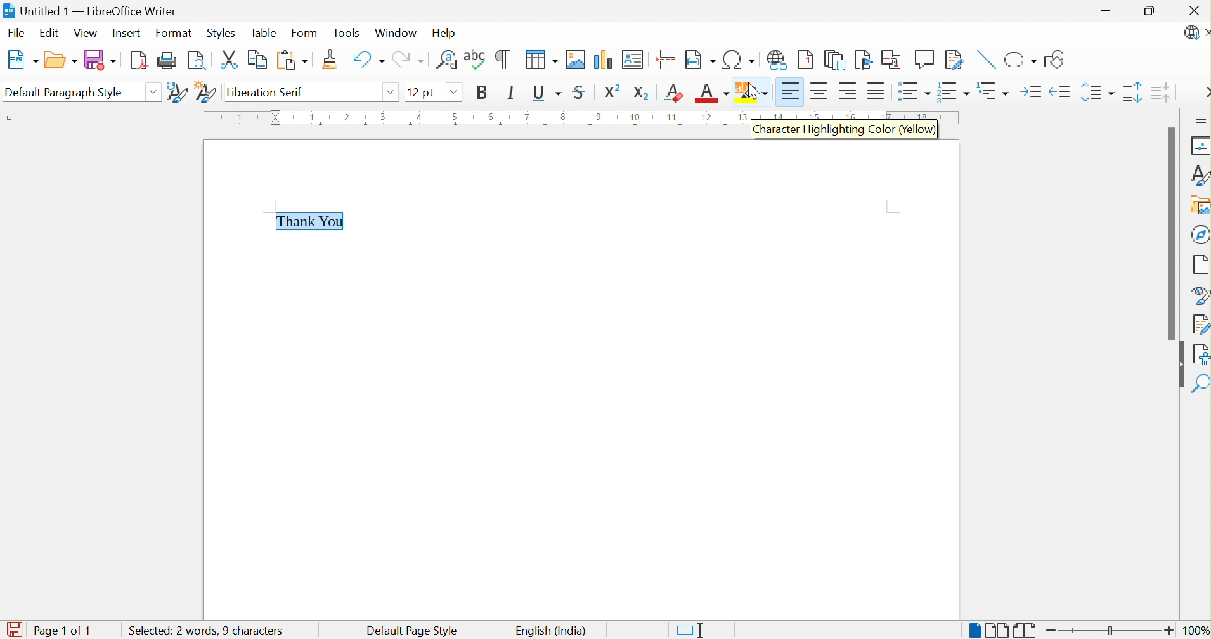 Image resolution: width=1211 pixels, height=639 pixels. What do you see at coordinates (1198, 204) in the screenshot?
I see `Gallery` at bounding box center [1198, 204].